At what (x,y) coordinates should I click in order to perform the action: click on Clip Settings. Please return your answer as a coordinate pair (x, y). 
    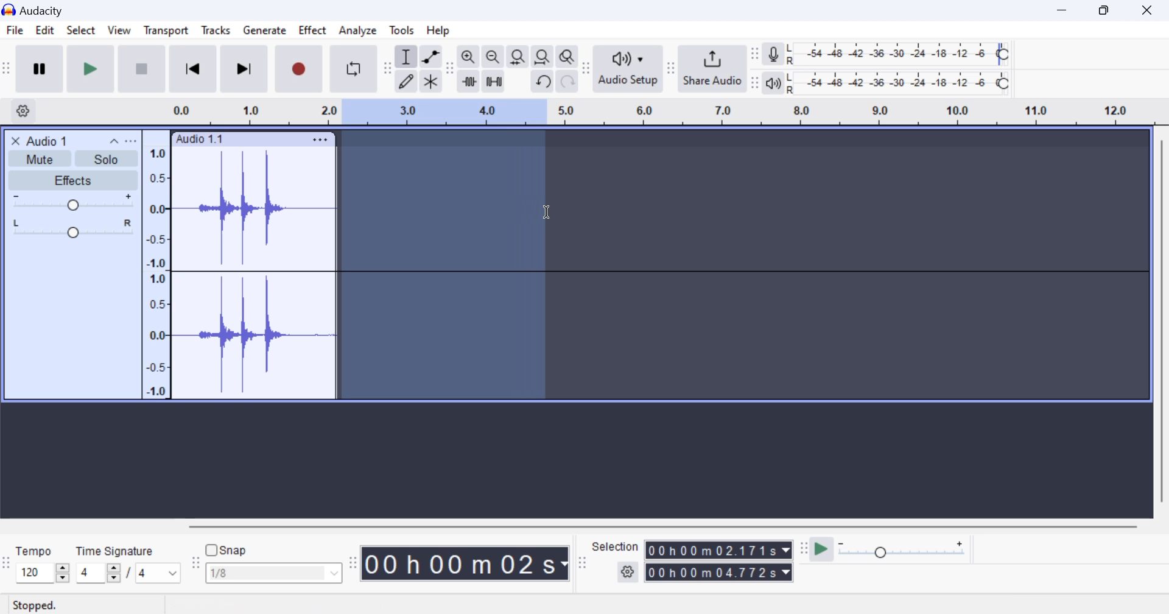
    Looking at the image, I should click on (320, 139).